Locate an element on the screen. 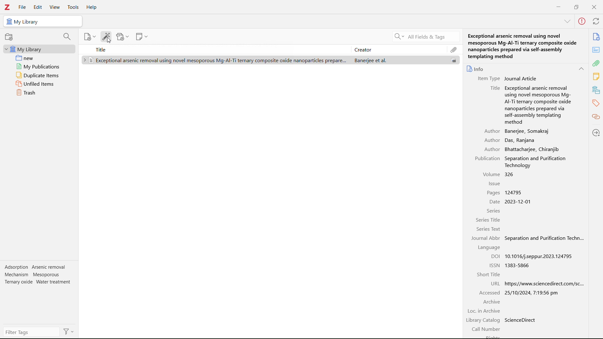  logo is located at coordinates (7, 7).